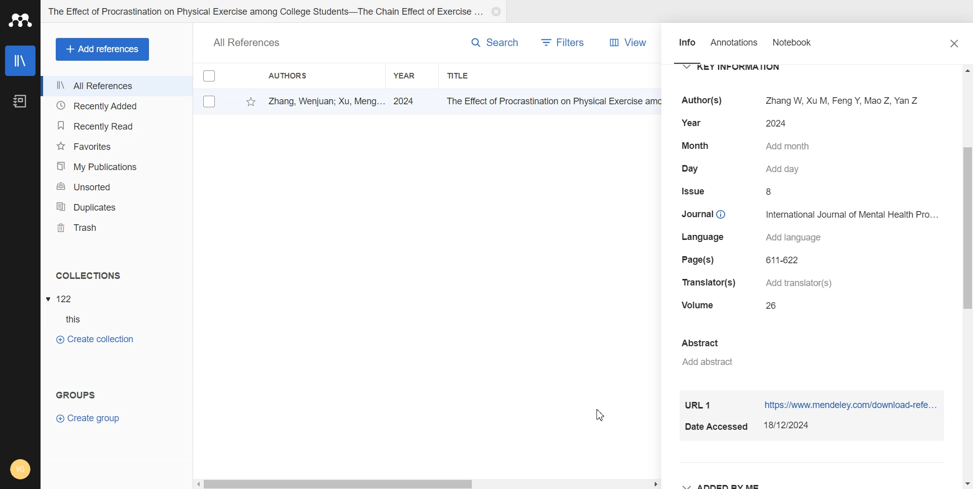 This screenshot has height=489, width=973. I want to click on Title, so click(490, 75).